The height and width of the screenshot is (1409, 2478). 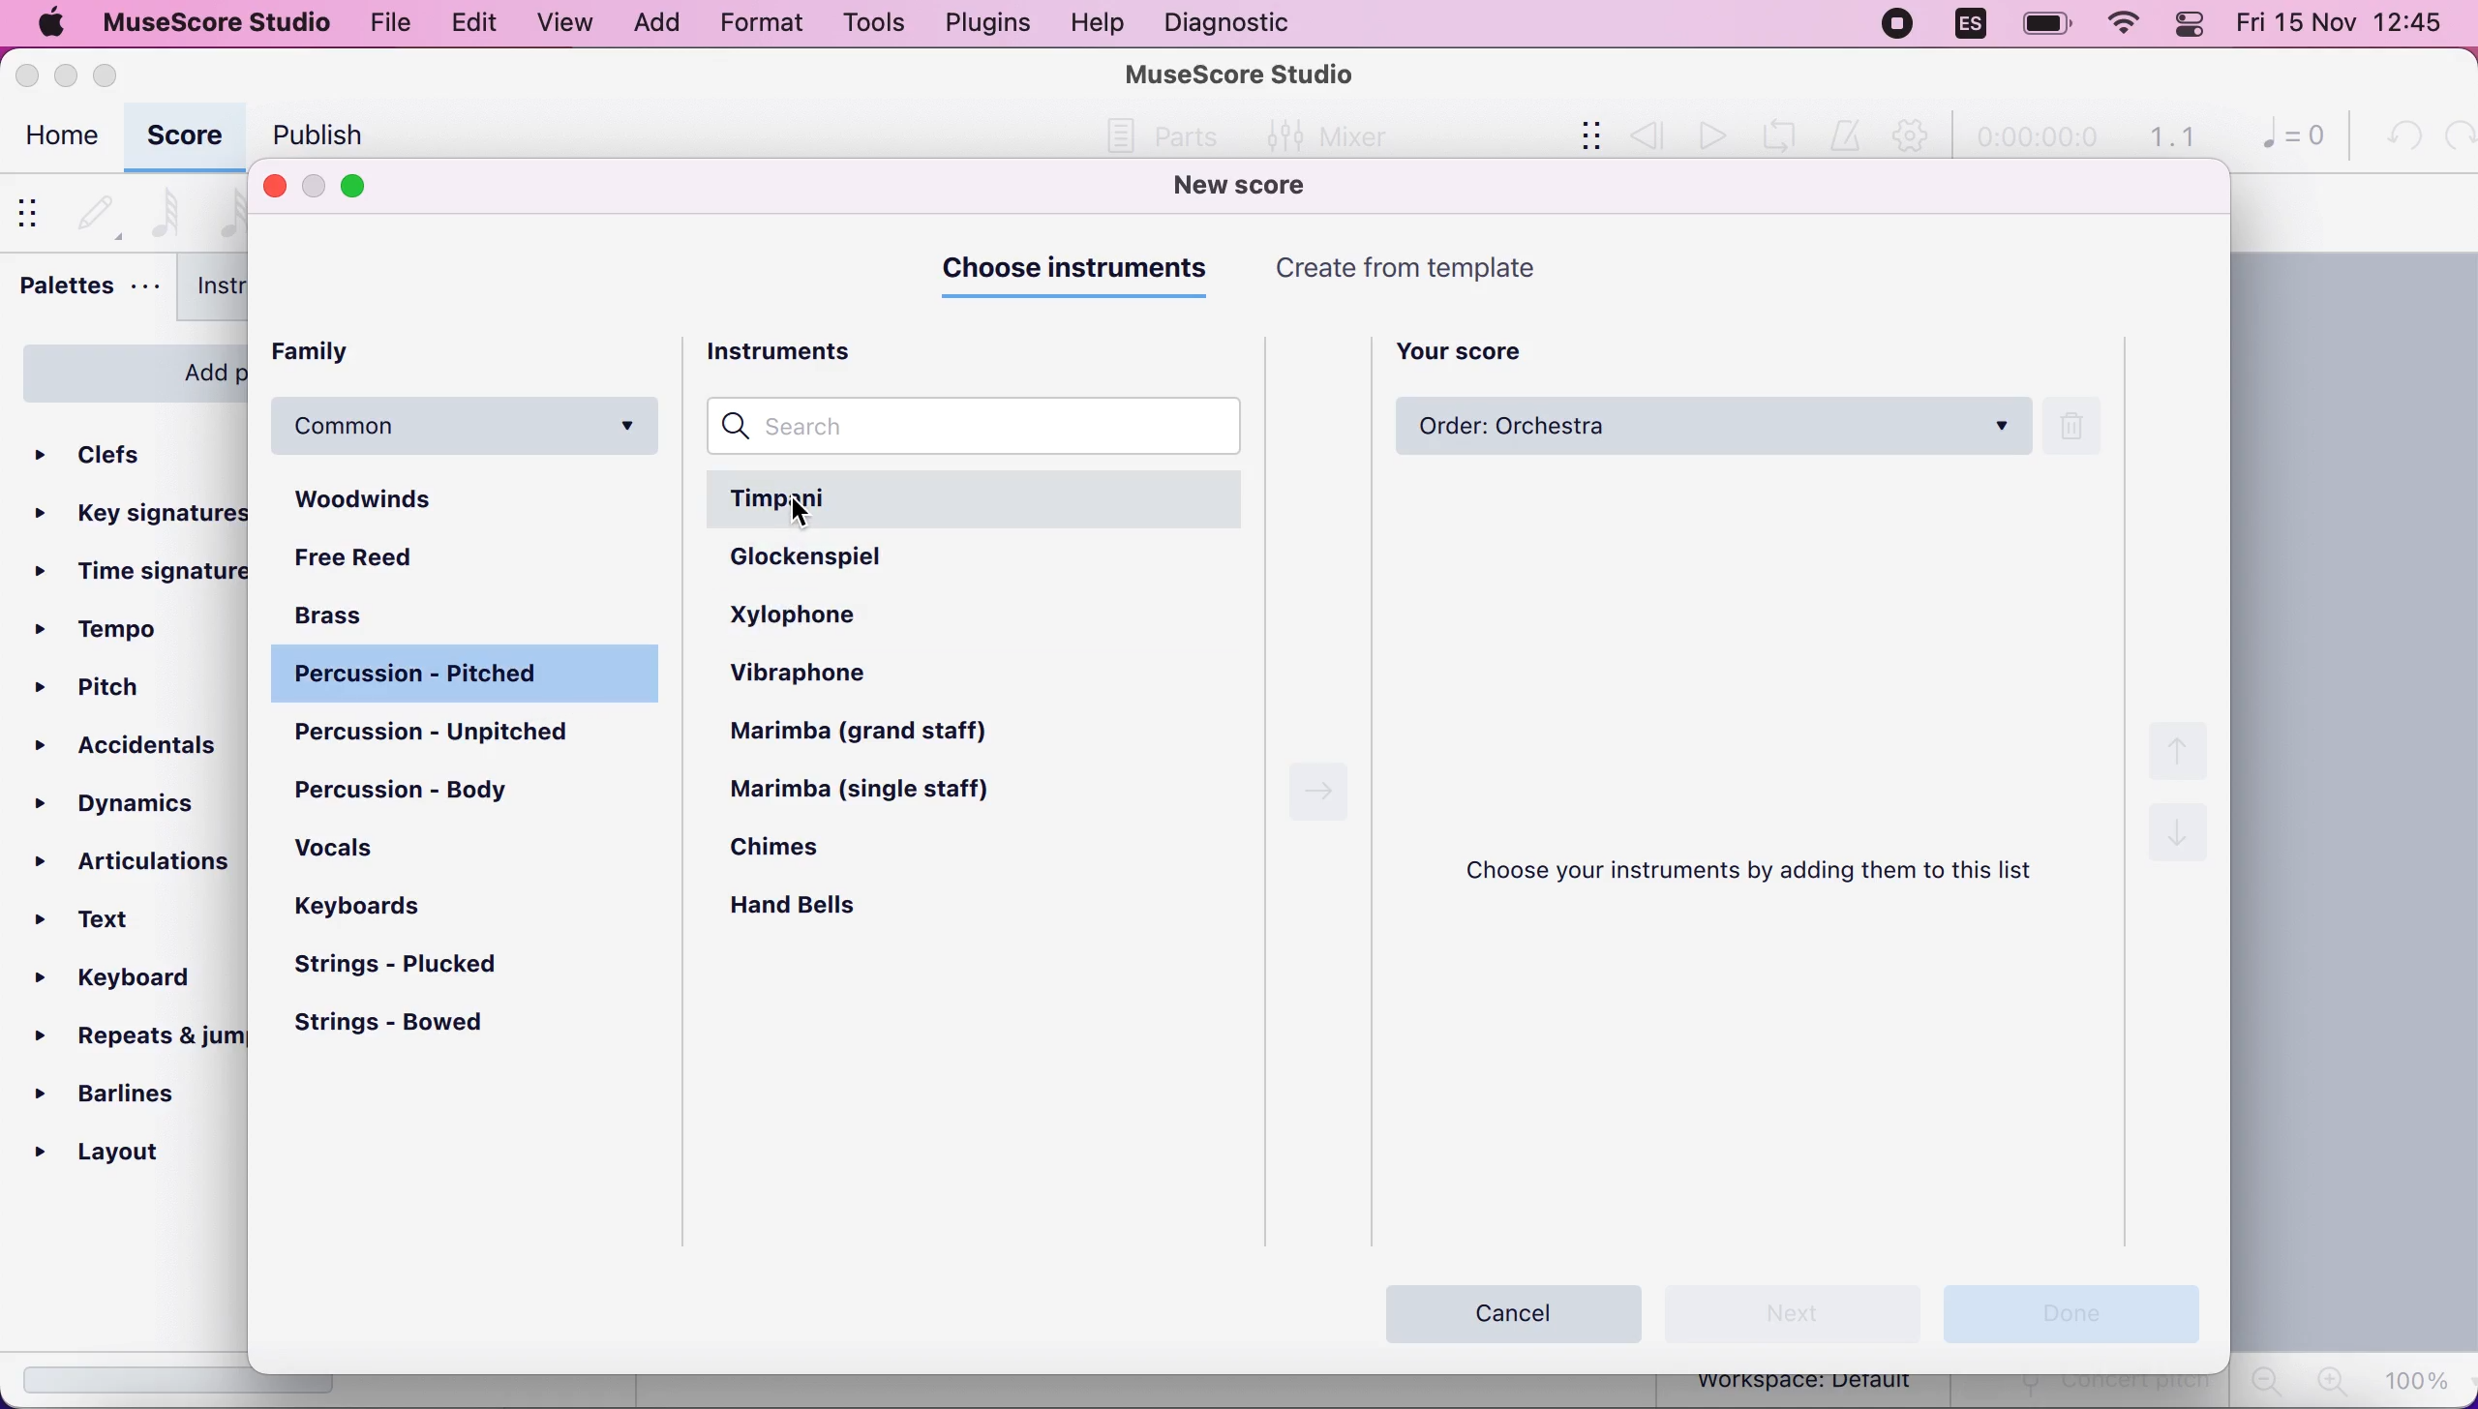 What do you see at coordinates (1577, 137) in the screenshot?
I see `show/hide` at bounding box center [1577, 137].